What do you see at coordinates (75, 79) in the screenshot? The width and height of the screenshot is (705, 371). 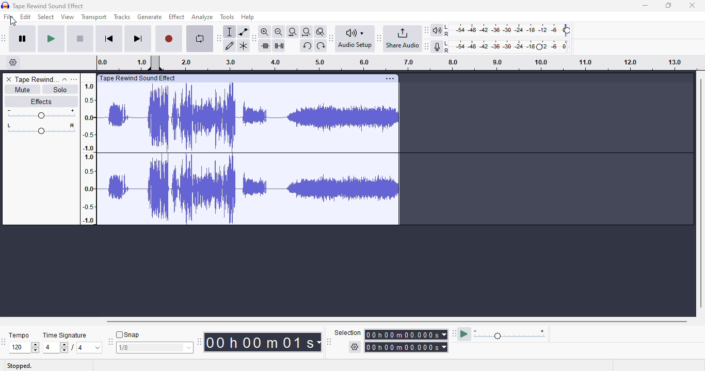 I see `open menu` at bounding box center [75, 79].